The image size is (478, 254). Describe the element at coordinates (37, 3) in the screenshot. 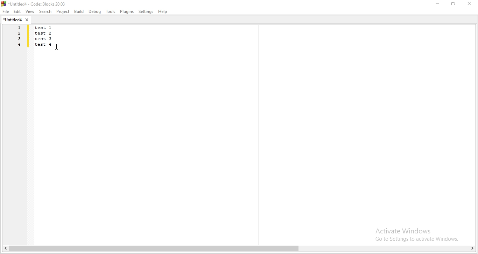

I see `title bar` at that location.